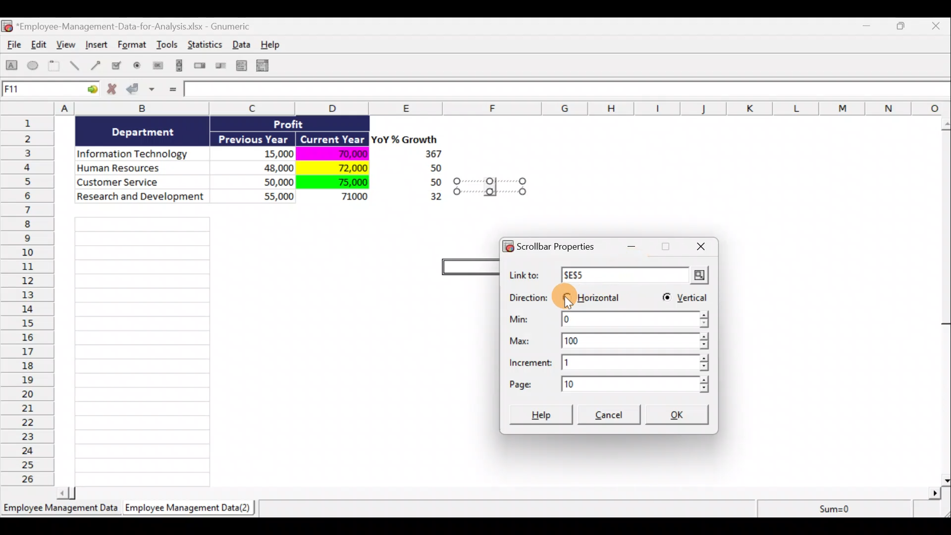  Describe the element at coordinates (40, 46) in the screenshot. I see `Edit` at that location.